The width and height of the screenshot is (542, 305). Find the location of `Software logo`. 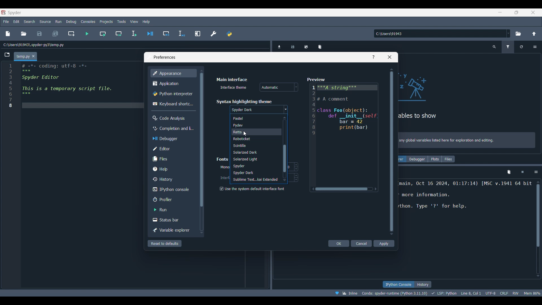

Software logo is located at coordinates (3, 12).